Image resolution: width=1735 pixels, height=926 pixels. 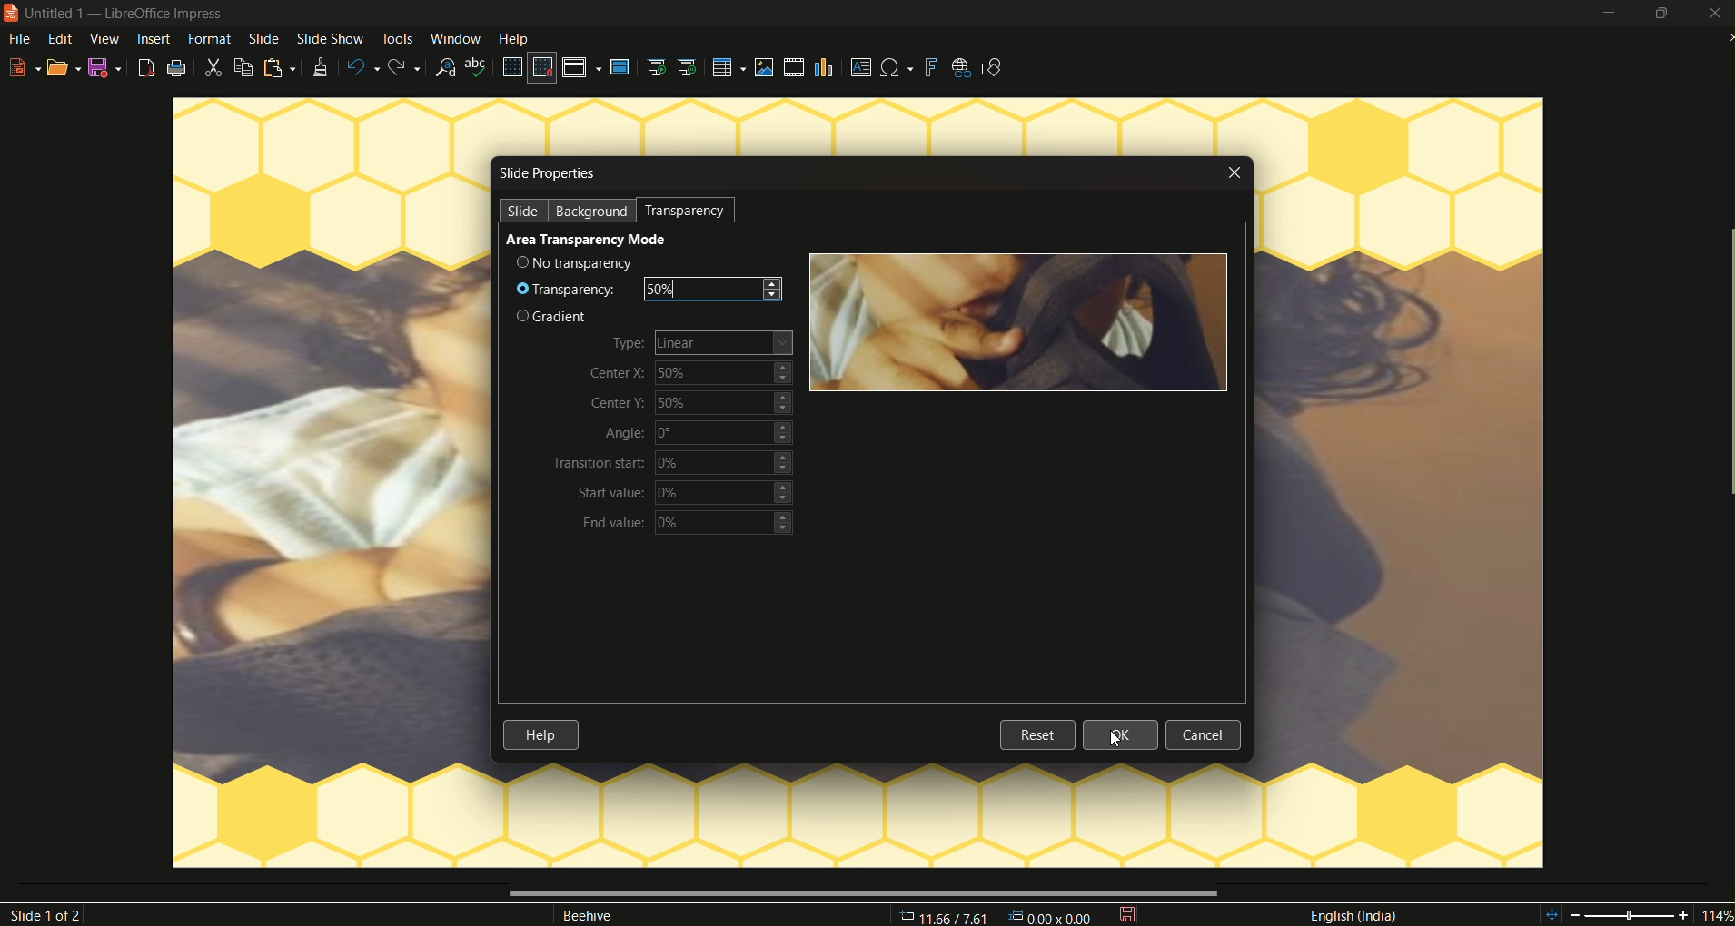 What do you see at coordinates (1237, 172) in the screenshot?
I see `close` at bounding box center [1237, 172].